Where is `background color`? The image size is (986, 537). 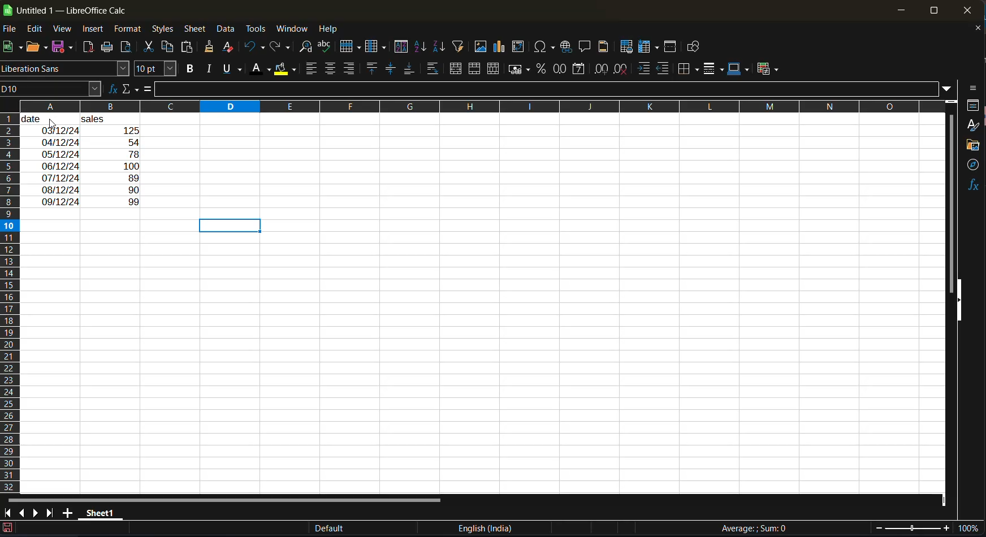 background color is located at coordinates (286, 70).